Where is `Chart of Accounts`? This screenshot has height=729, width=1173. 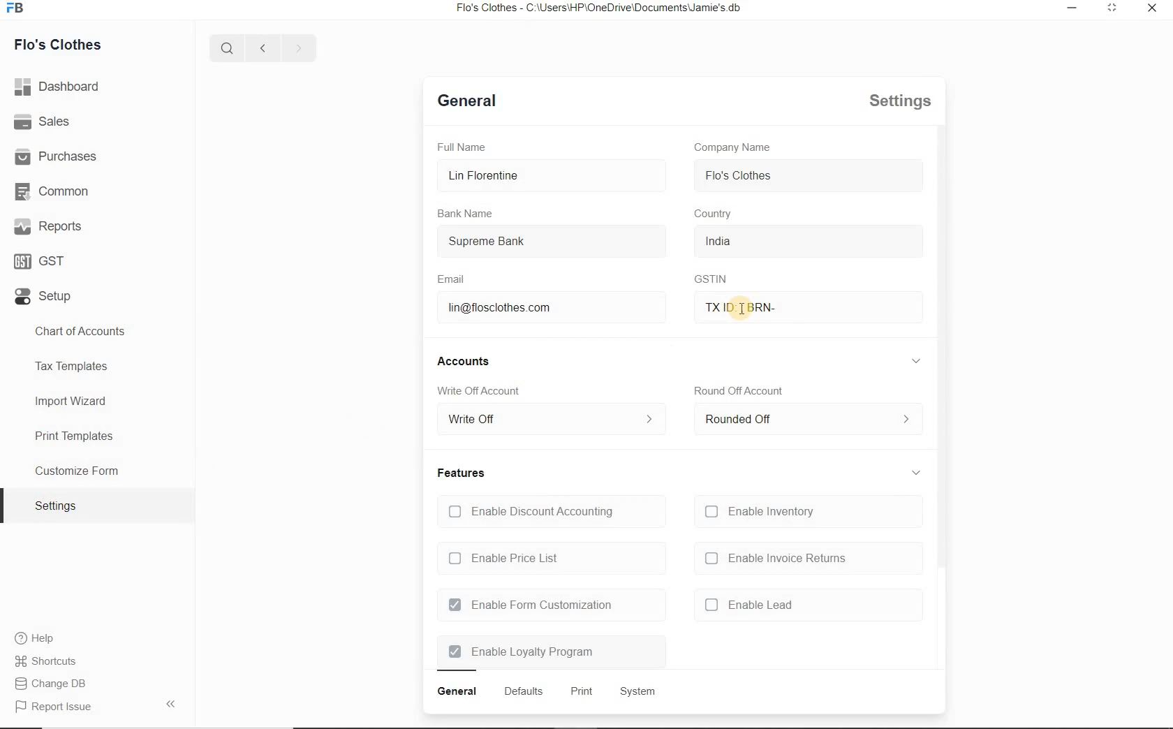 Chart of Accounts is located at coordinates (86, 332).